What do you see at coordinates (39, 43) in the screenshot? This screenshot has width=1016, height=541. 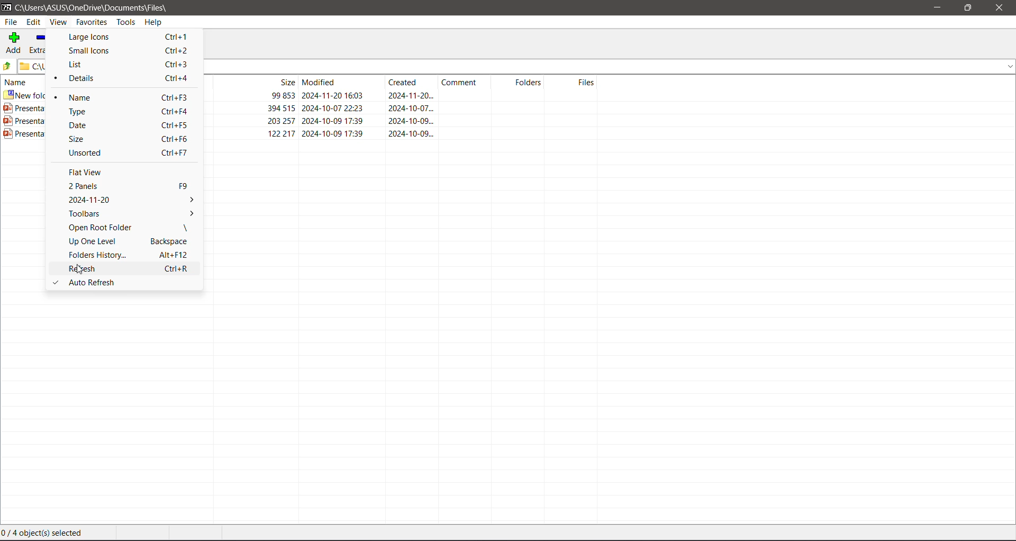 I see `extra` at bounding box center [39, 43].